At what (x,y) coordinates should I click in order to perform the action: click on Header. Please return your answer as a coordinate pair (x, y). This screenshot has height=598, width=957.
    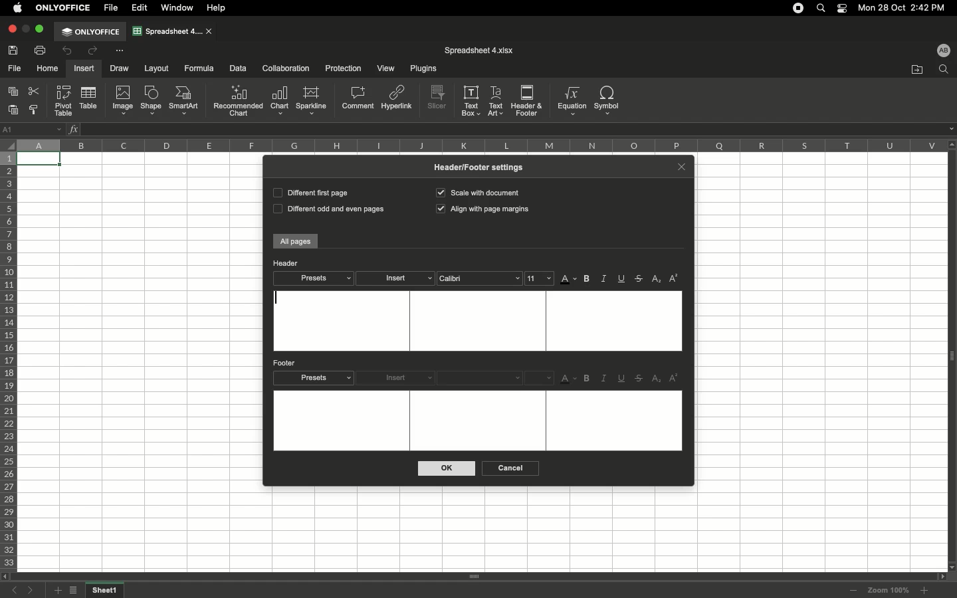
    Looking at the image, I should click on (286, 263).